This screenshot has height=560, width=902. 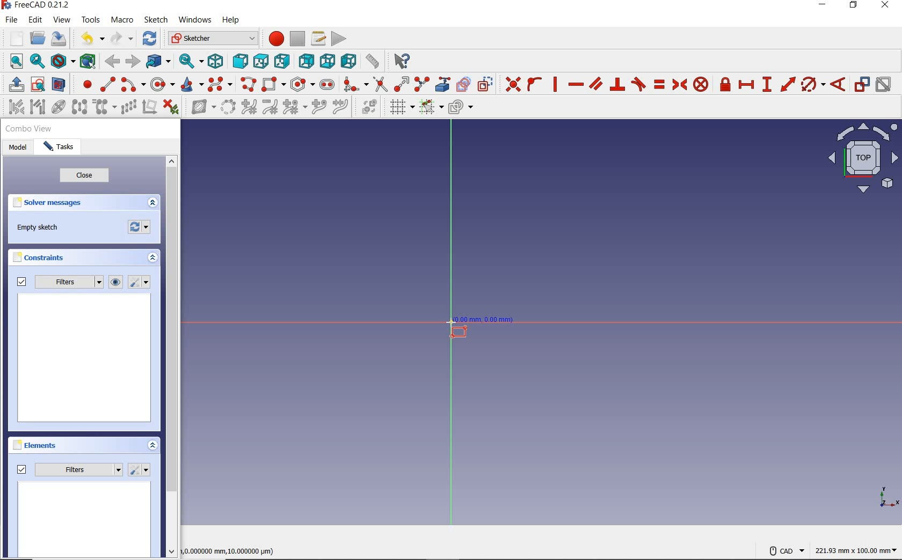 I want to click on new, so click(x=12, y=38).